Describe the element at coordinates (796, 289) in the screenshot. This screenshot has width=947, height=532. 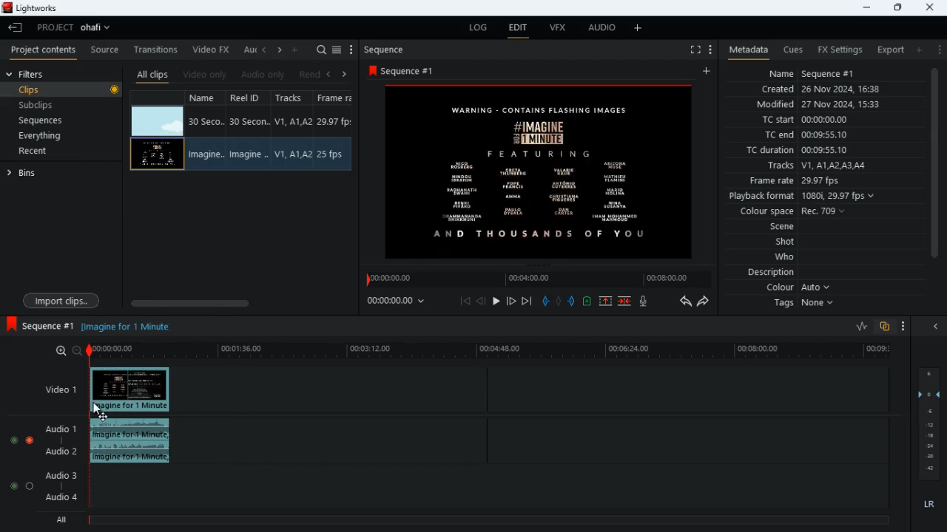
I see `colour` at that location.